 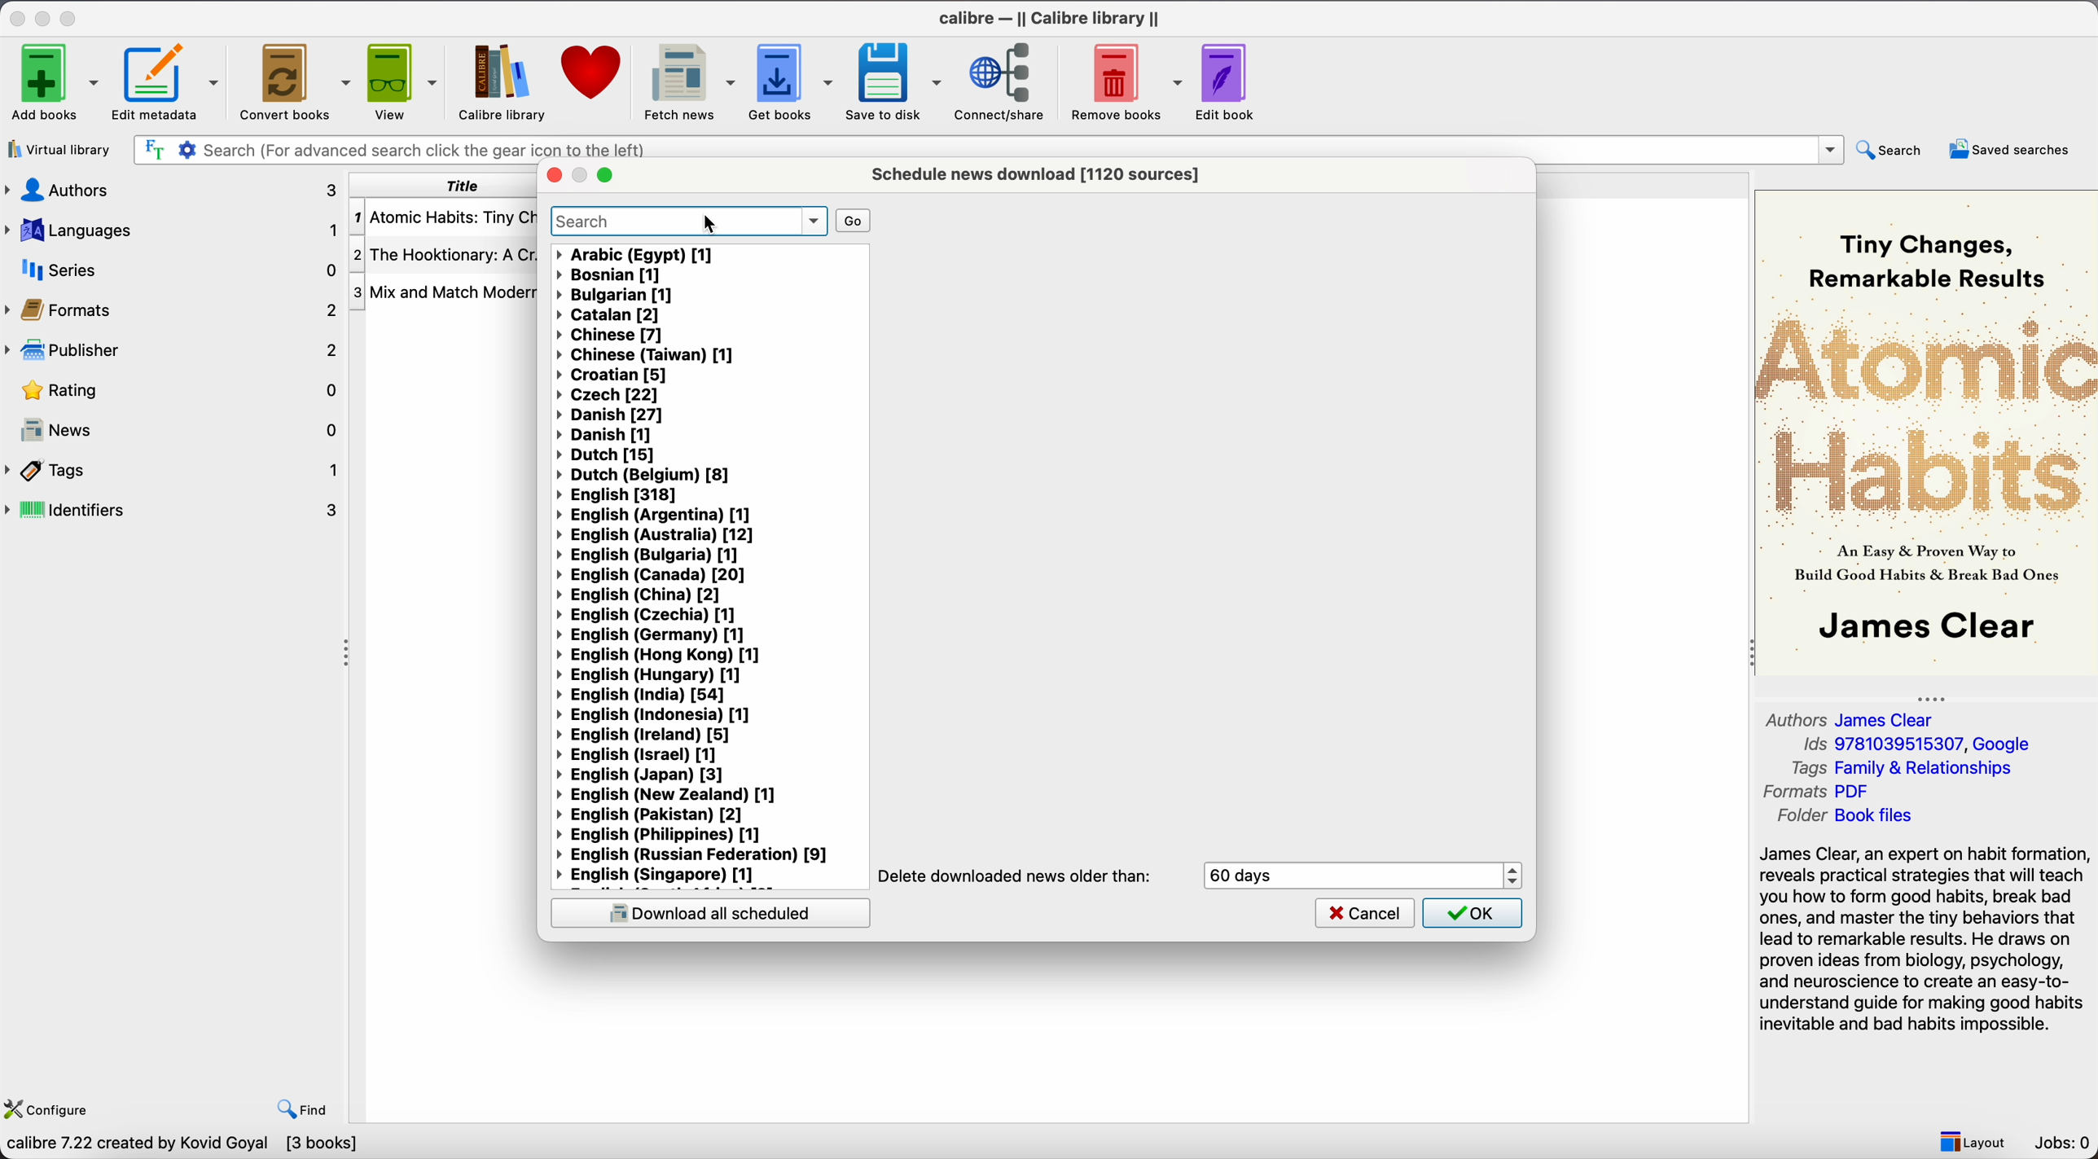 What do you see at coordinates (1892, 151) in the screenshot?
I see `search` at bounding box center [1892, 151].